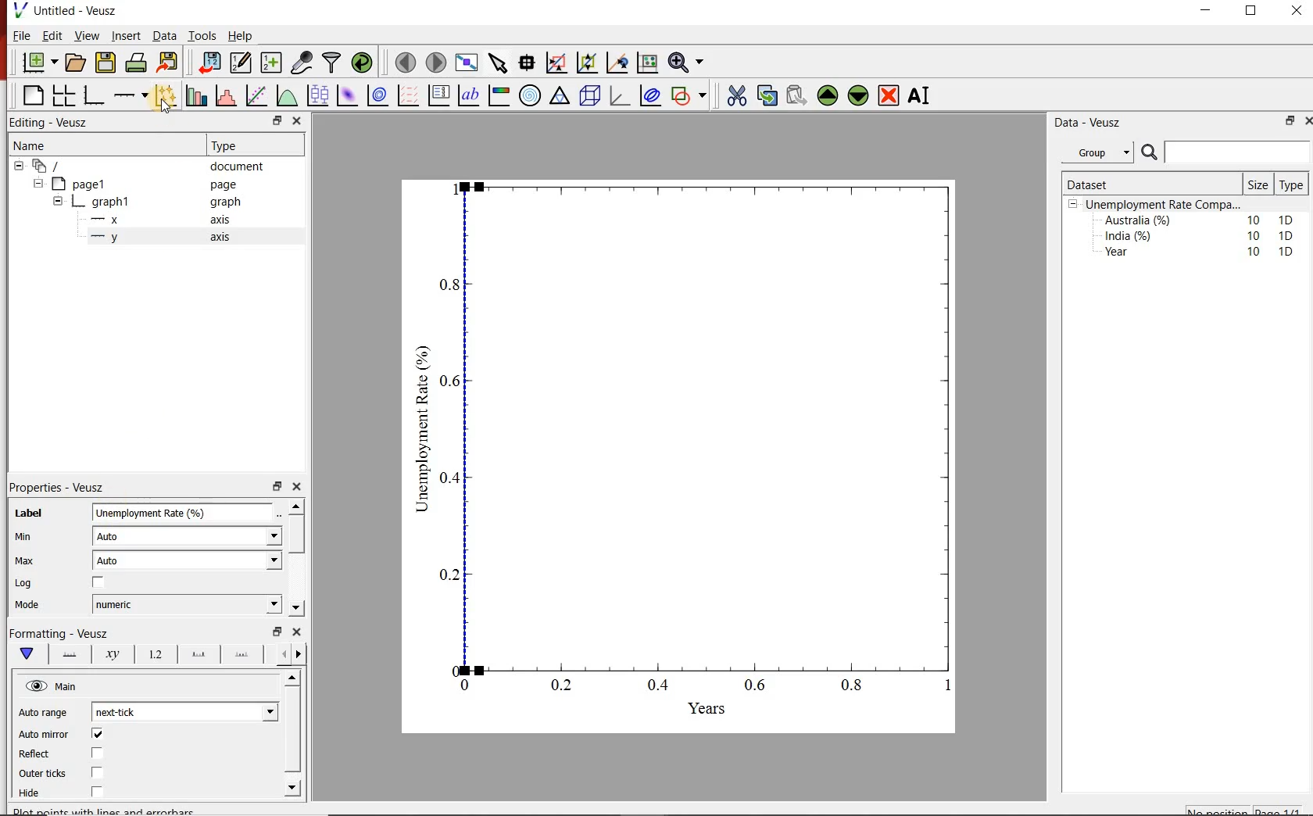 The image size is (1313, 816). What do you see at coordinates (63, 95) in the screenshot?
I see `arrange graphs` at bounding box center [63, 95].